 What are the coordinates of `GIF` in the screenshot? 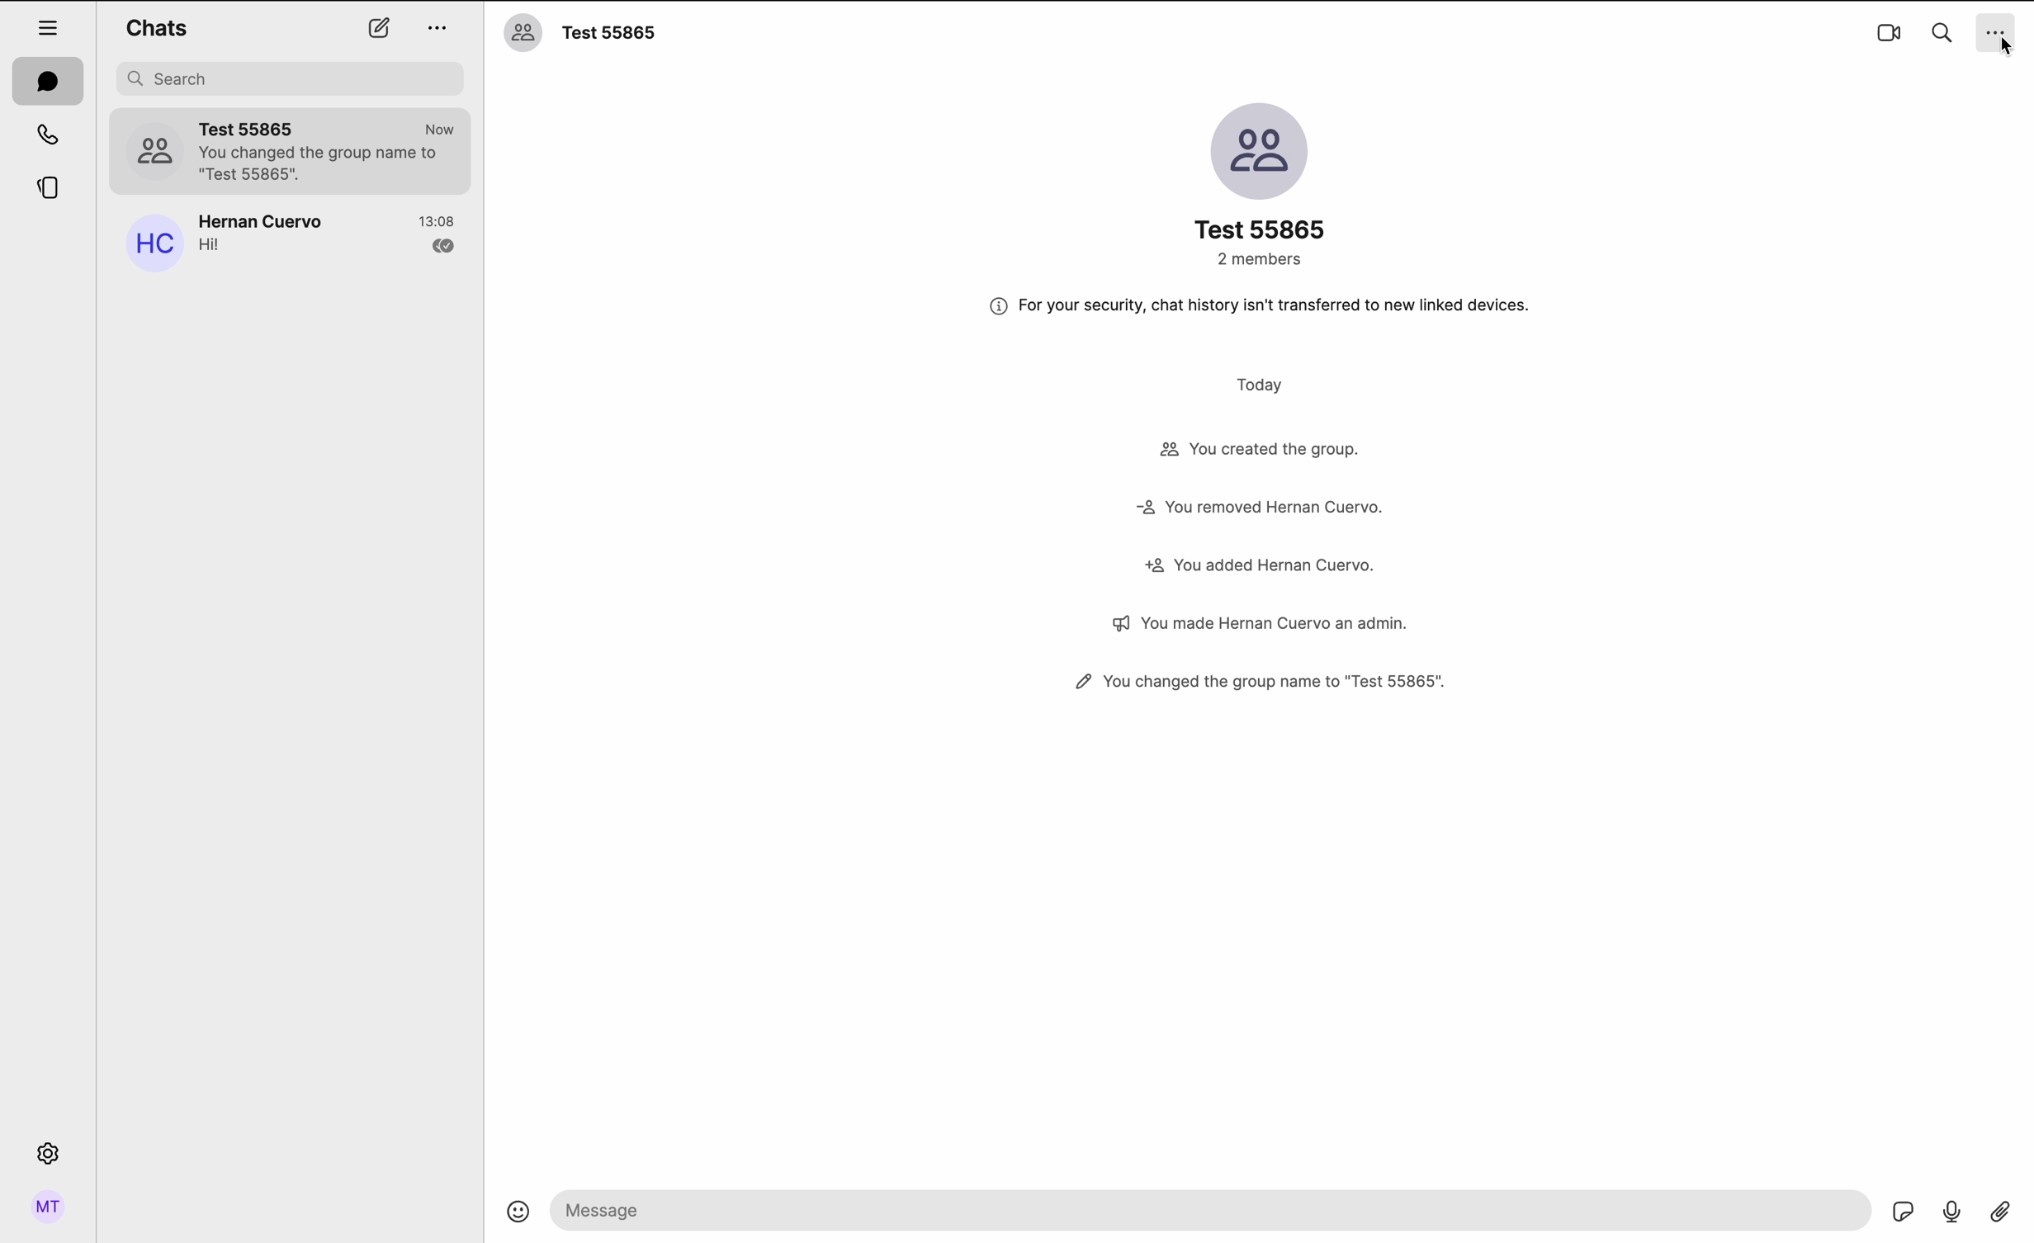 It's located at (1904, 1212).